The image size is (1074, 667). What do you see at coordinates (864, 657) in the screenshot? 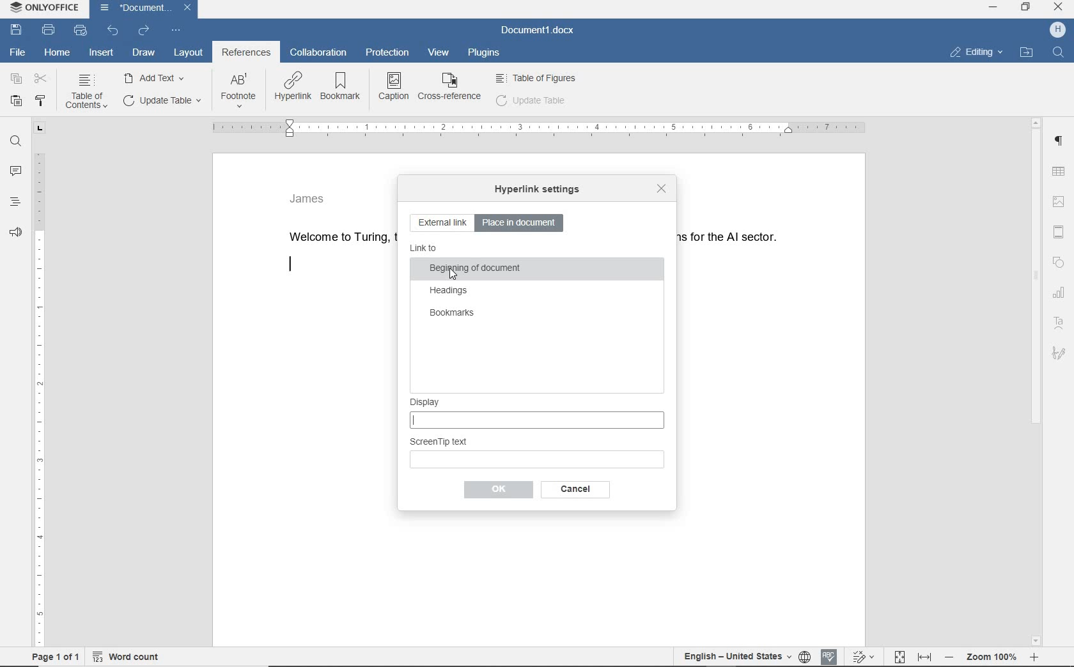
I see `track changes` at bounding box center [864, 657].